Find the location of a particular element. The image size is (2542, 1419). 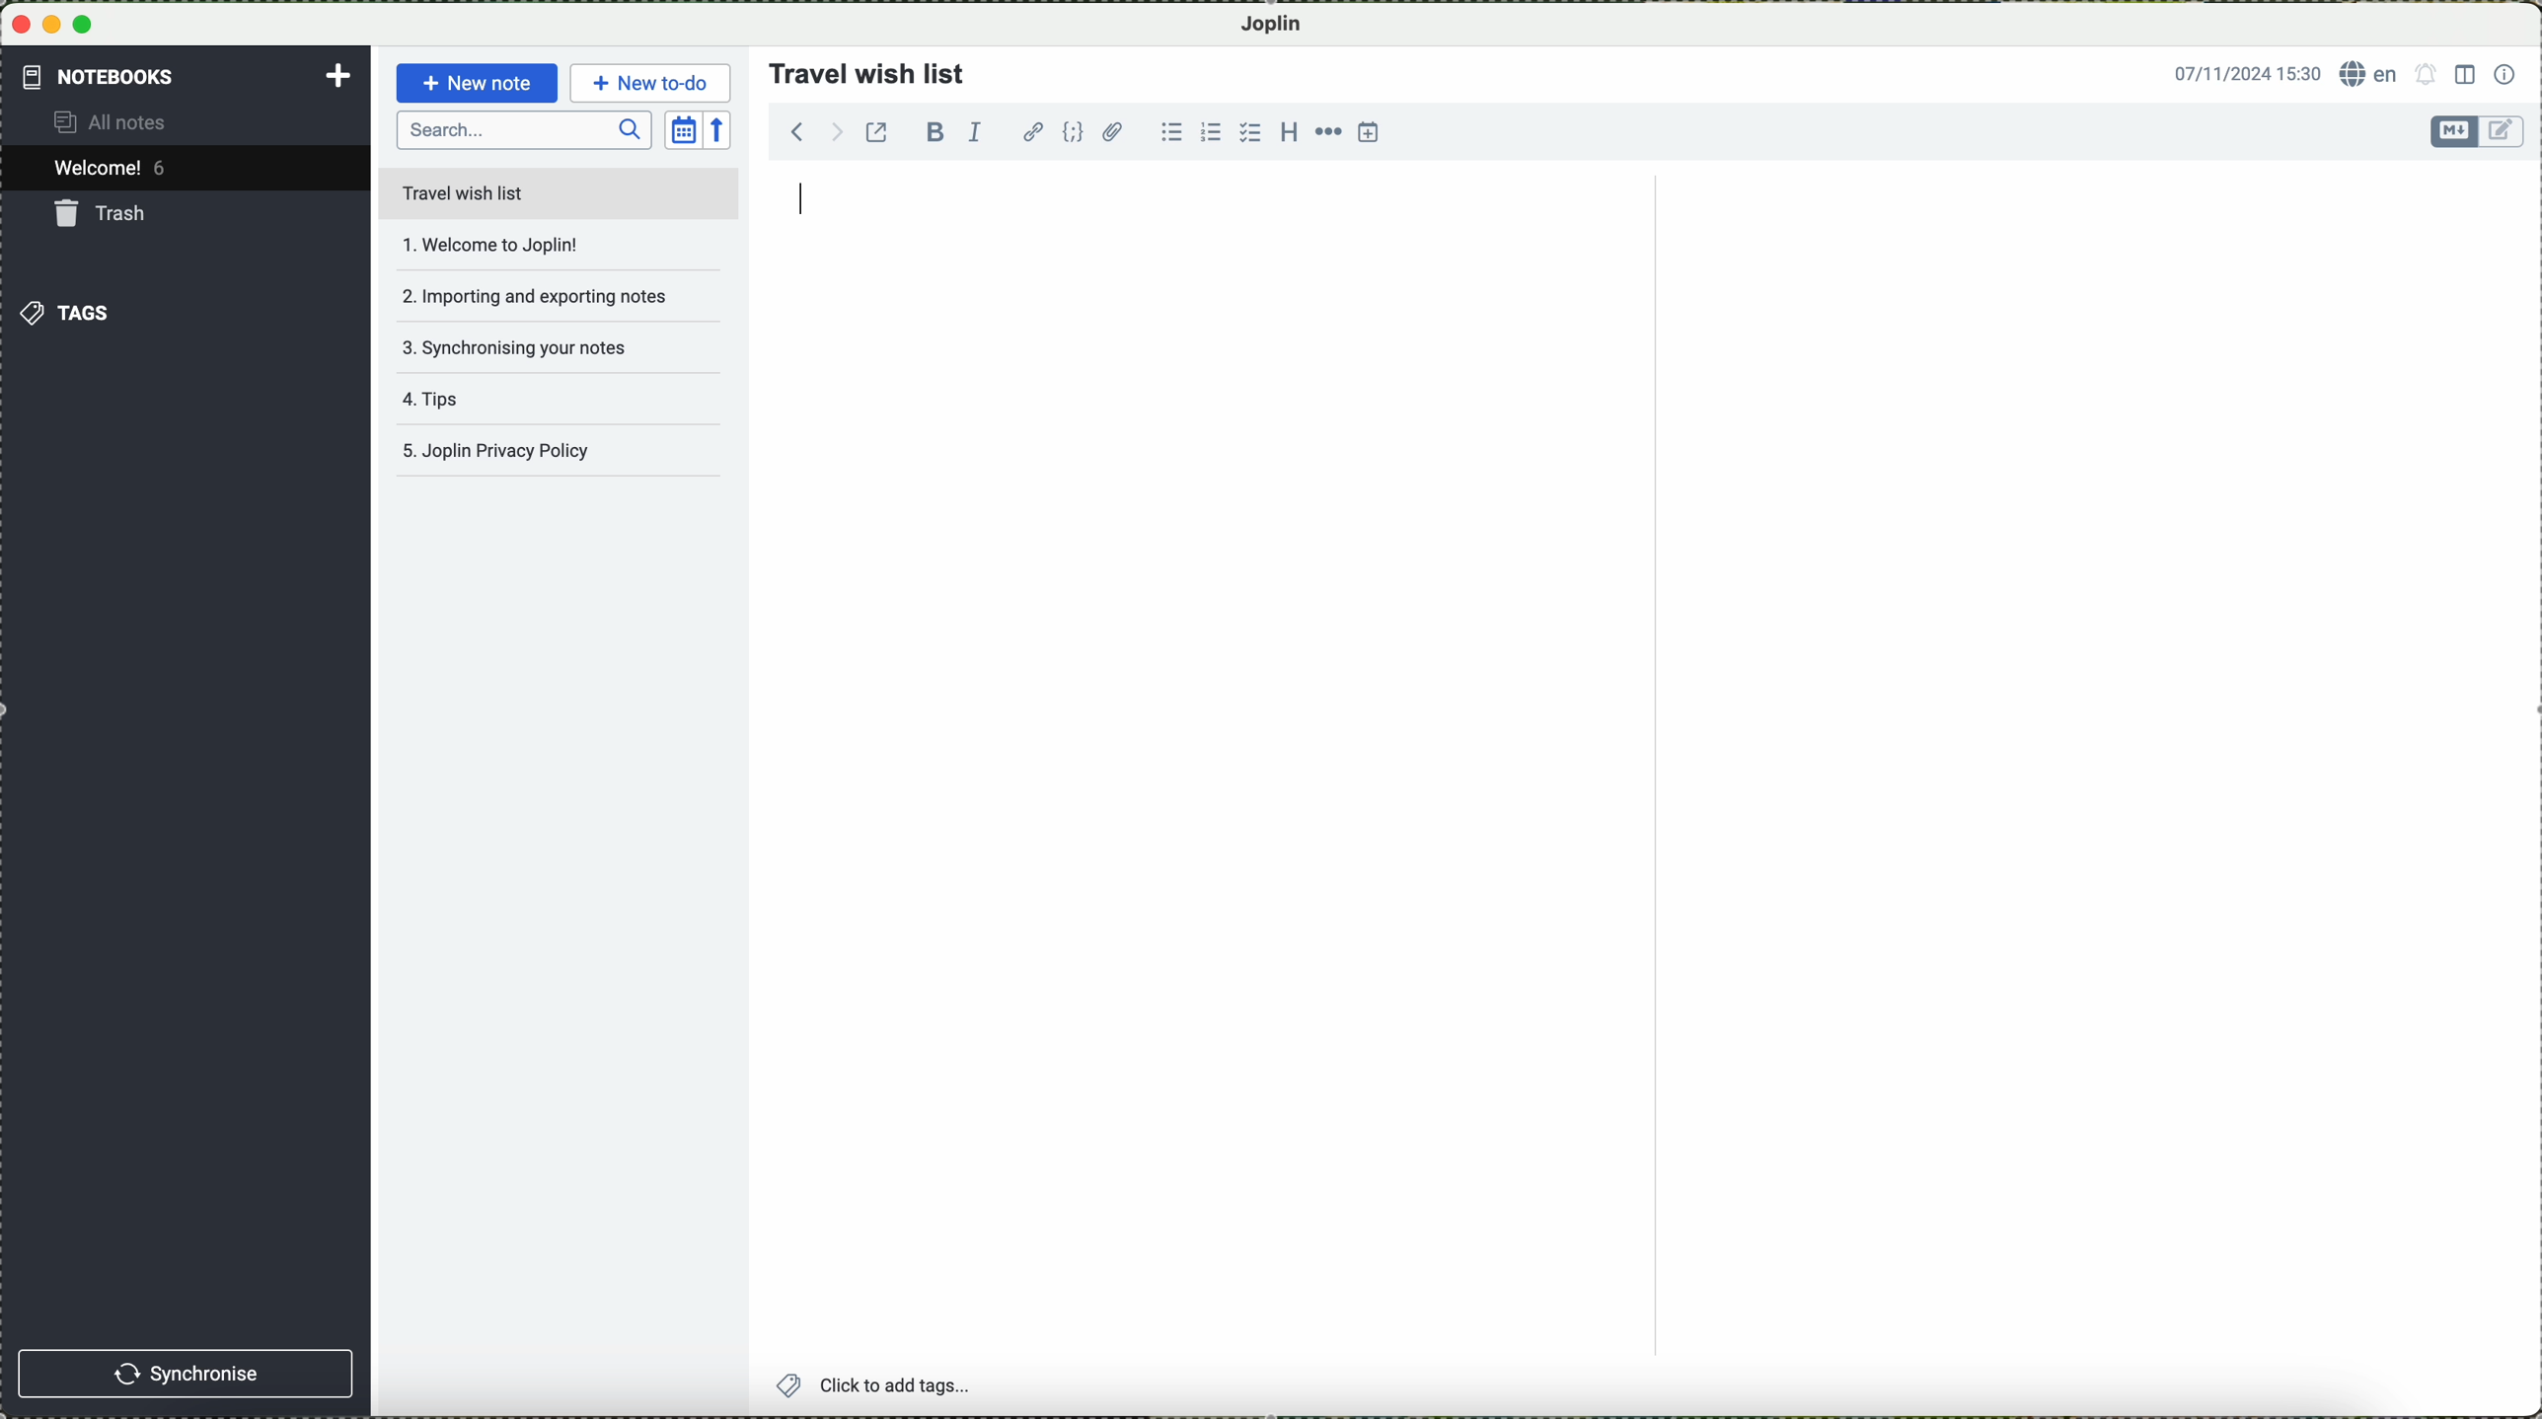

navigate is located at coordinates (805, 136).